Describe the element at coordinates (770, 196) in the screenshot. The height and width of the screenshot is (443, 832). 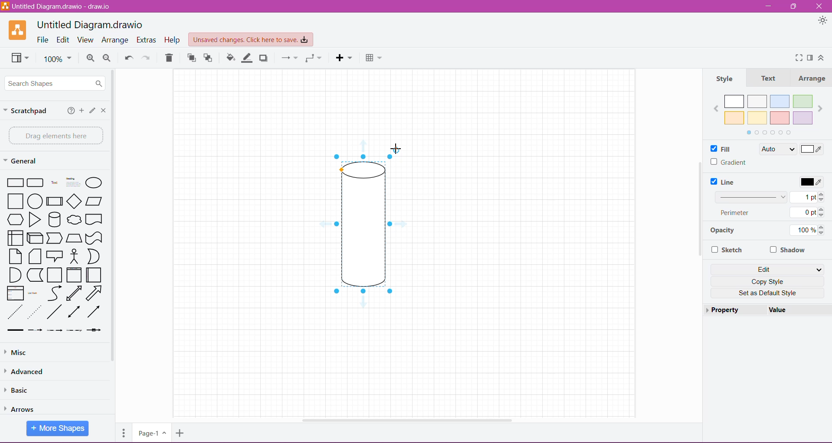
I see `Set Line width` at that location.